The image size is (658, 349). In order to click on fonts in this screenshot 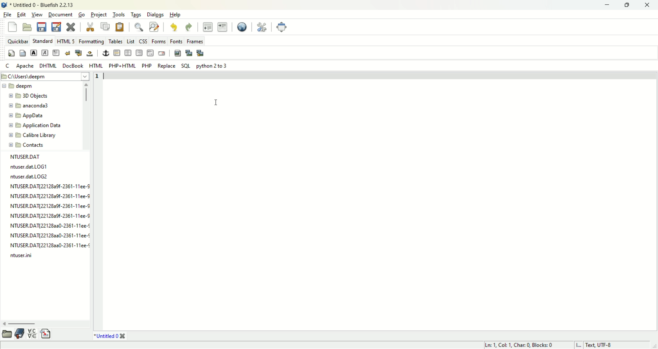, I will do `click(176, 41)`.